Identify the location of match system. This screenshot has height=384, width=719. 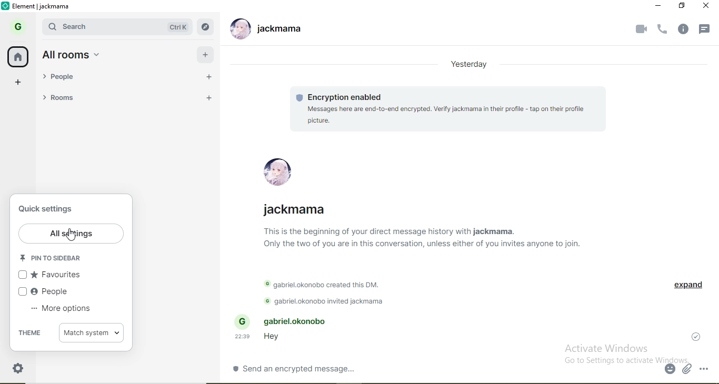
(92, 332).